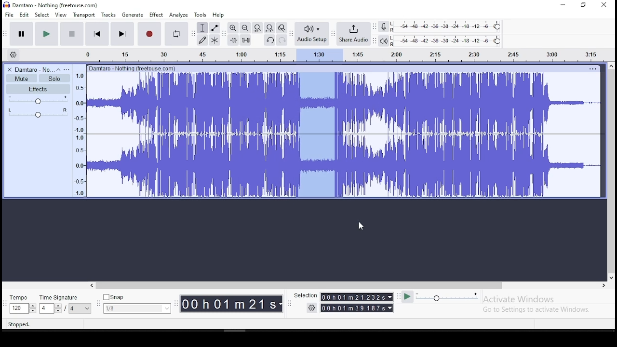 The height and width of the screenshot is (347, 617). Describe the element at coordinates (361, 227) in the screenshot. I see `Cursor` at that location.